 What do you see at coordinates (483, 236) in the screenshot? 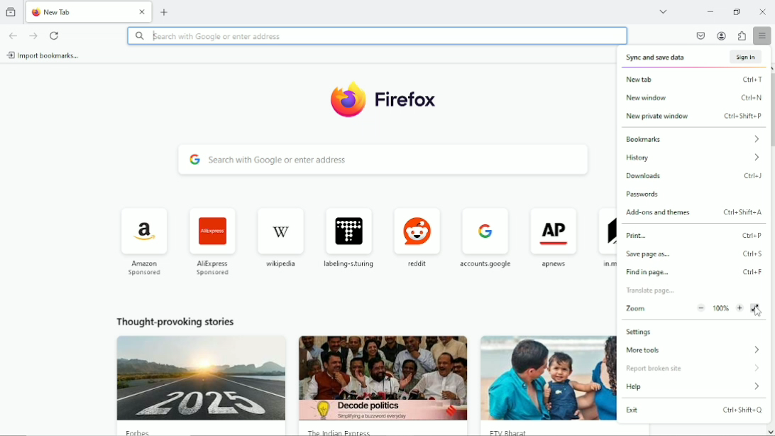
I see `accounts google` at bounding box center [483, 236].